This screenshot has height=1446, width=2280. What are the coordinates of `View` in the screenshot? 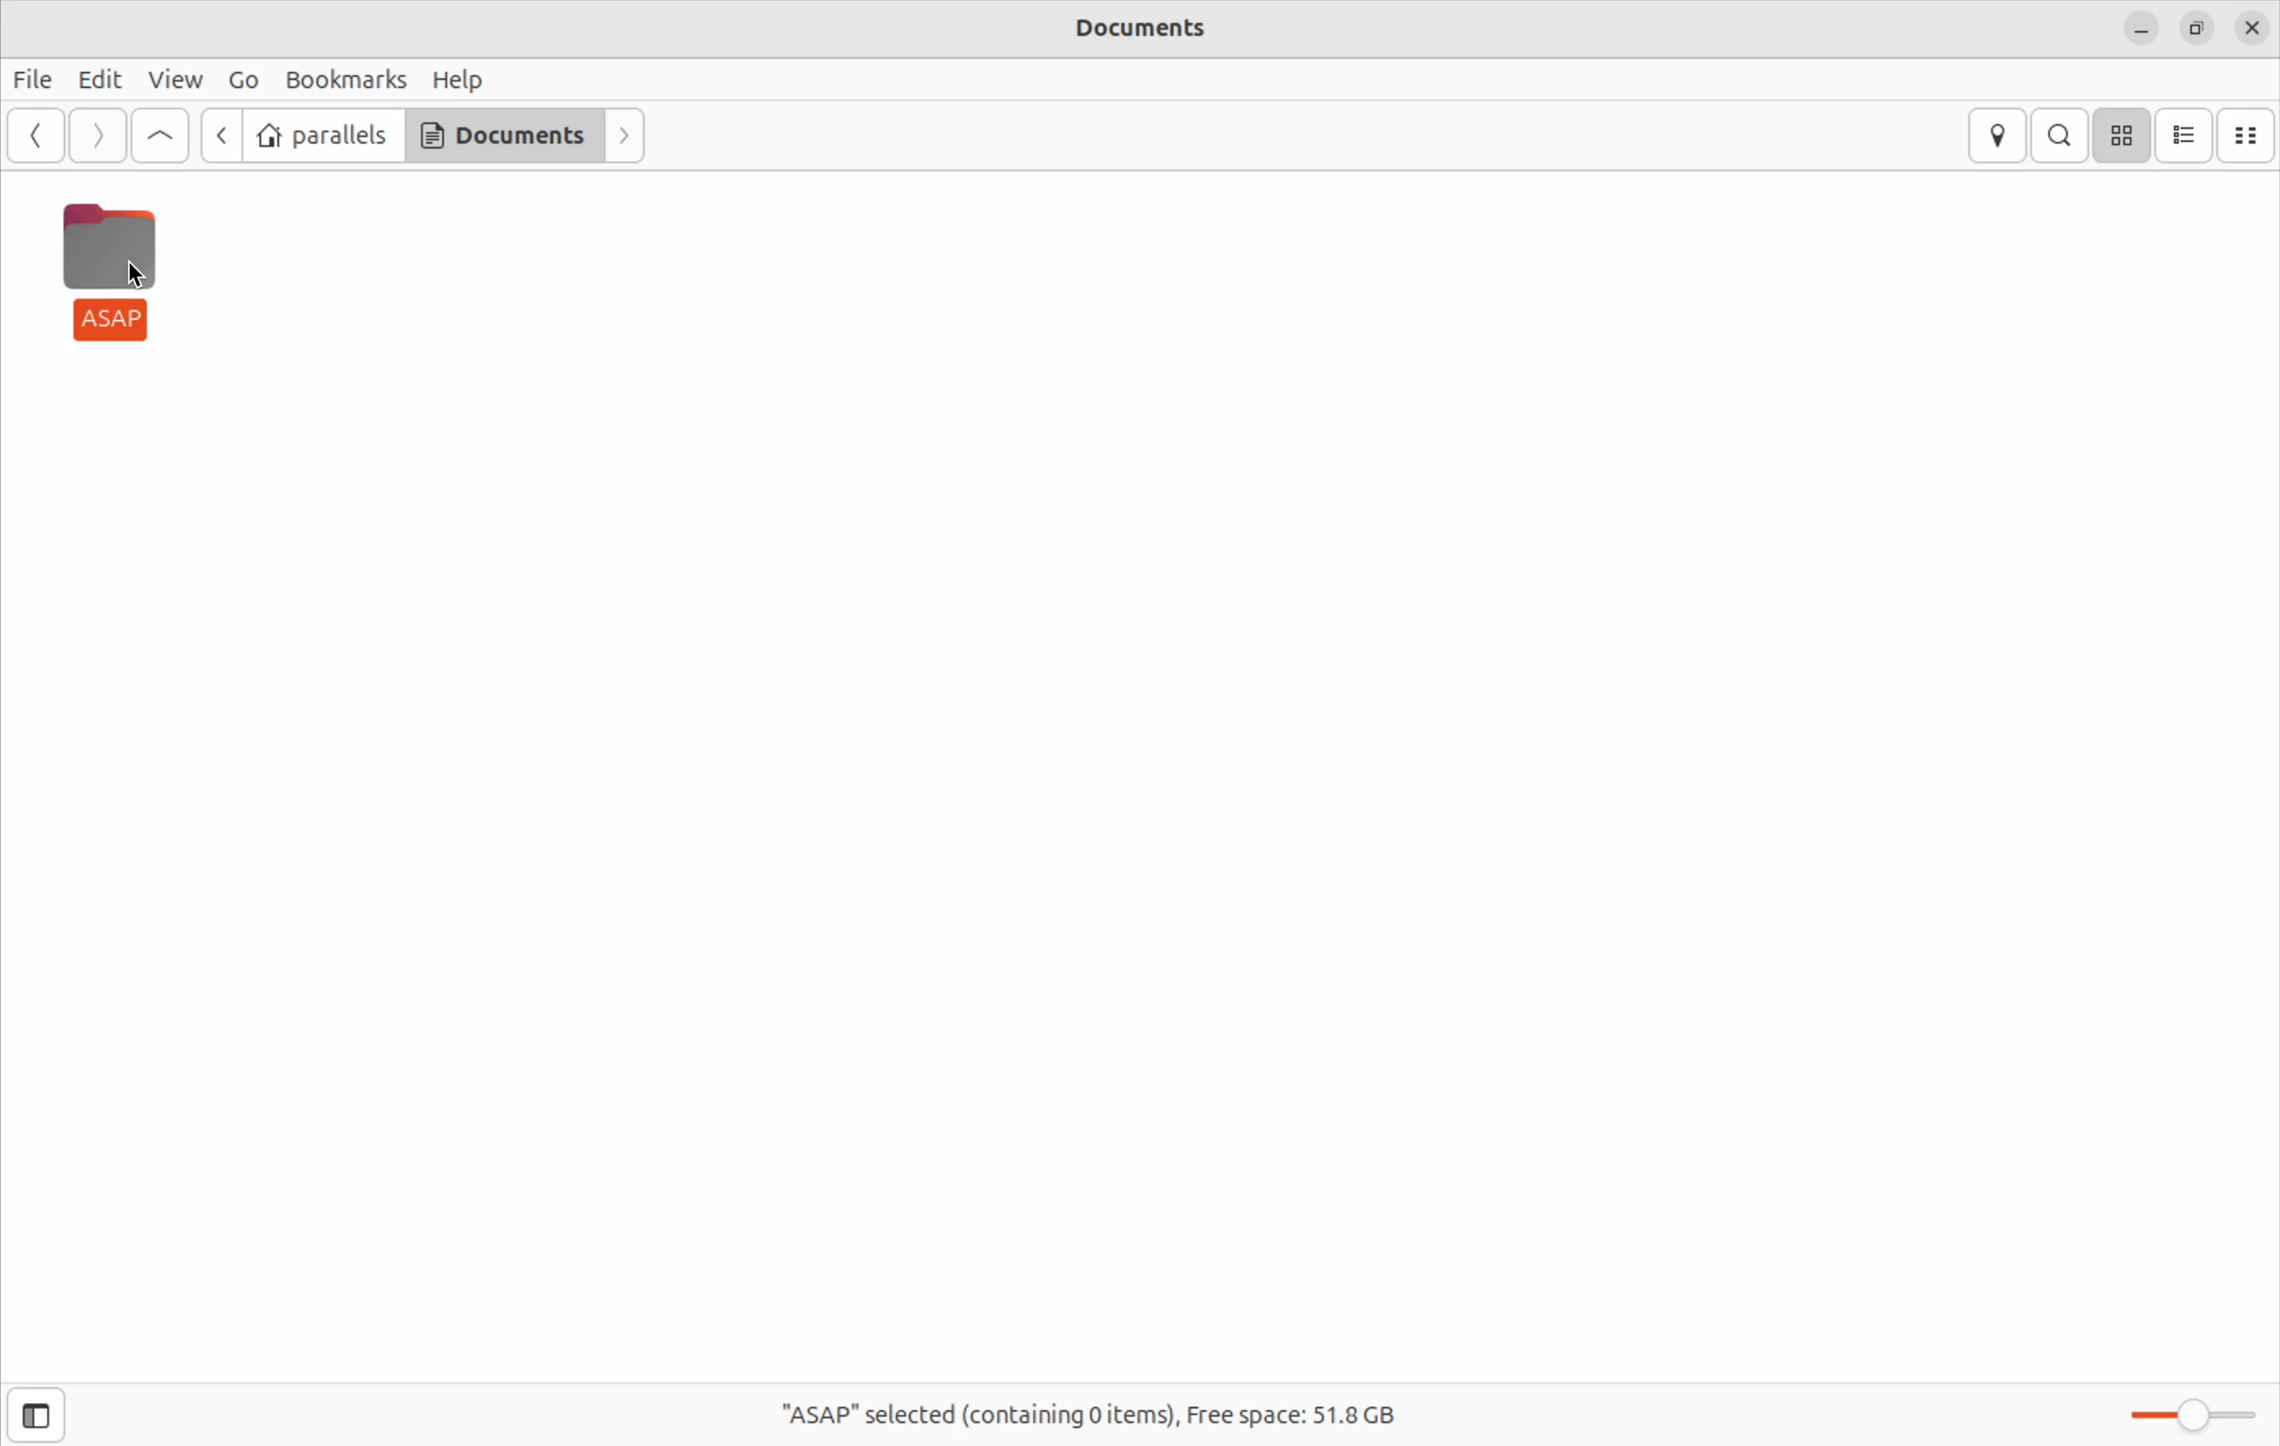 It's located at (173, 81).